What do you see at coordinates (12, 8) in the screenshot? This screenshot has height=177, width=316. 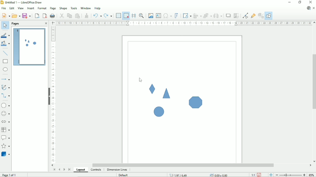 I see `Edit` at bounding box center [12, 8].